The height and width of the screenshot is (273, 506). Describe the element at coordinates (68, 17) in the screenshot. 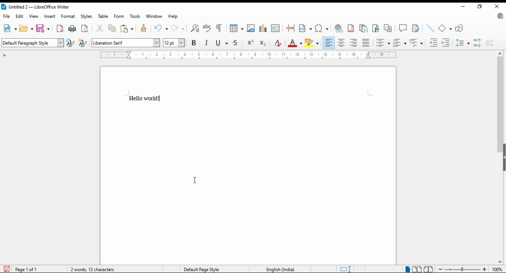

I see `format` at that location.